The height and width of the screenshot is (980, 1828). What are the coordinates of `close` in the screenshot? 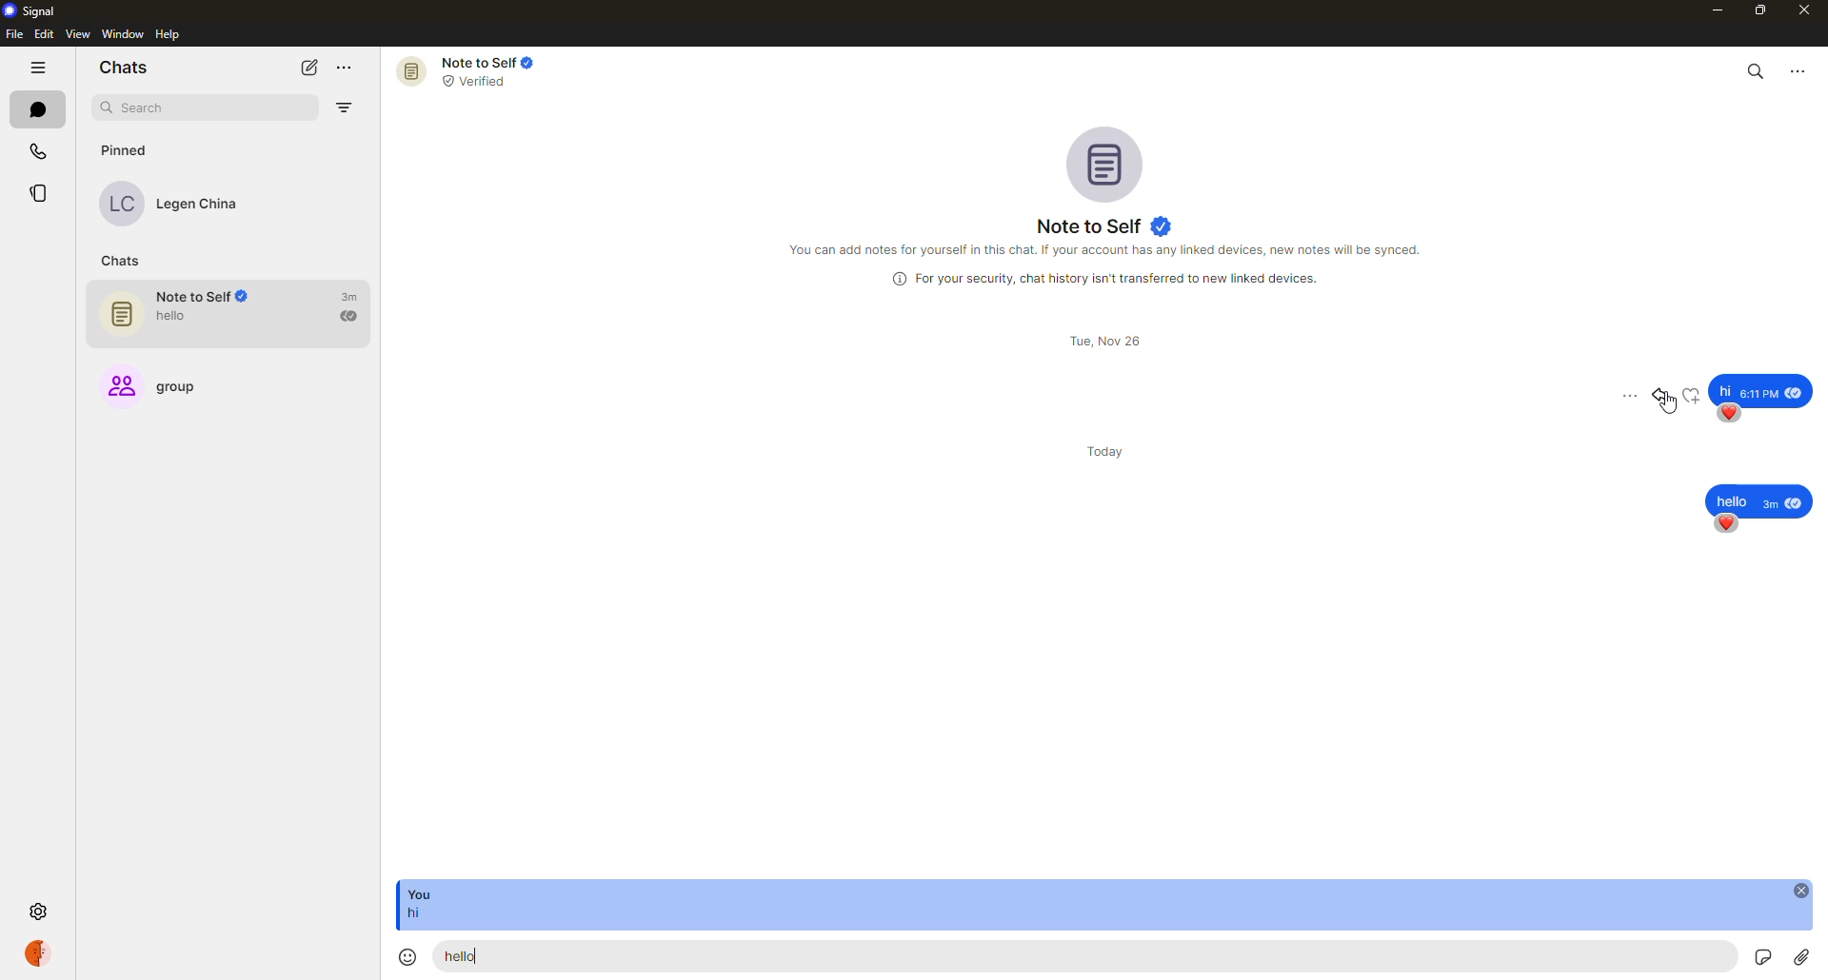 It's located at (1800, 892).